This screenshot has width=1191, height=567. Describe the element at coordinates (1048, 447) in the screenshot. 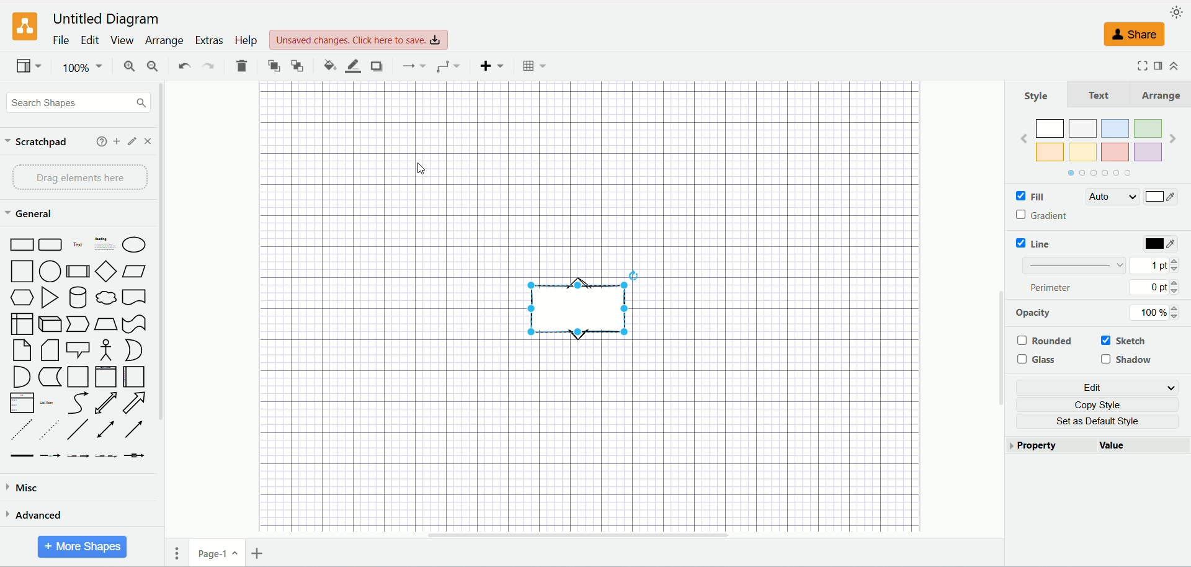

I see `property` at that location.